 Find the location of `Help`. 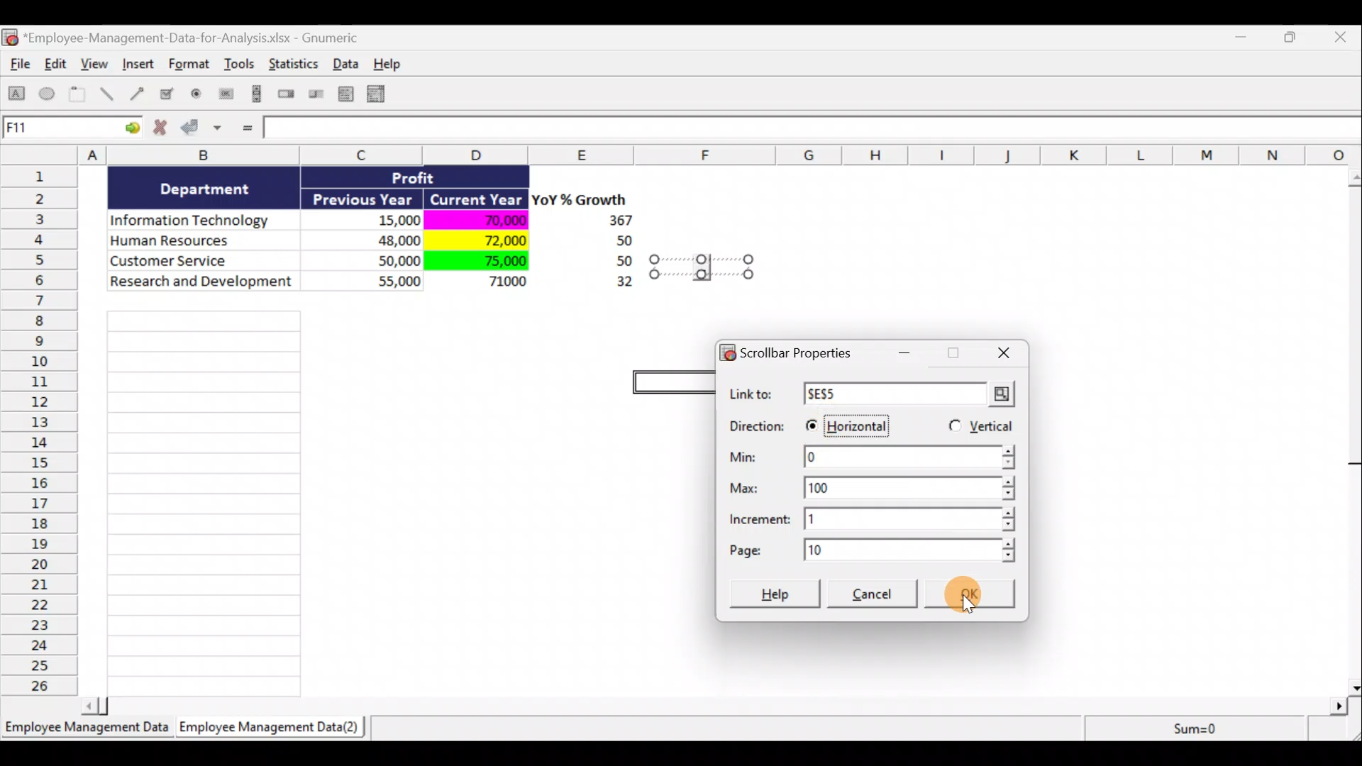

Help is located at coordinates (777, 592).